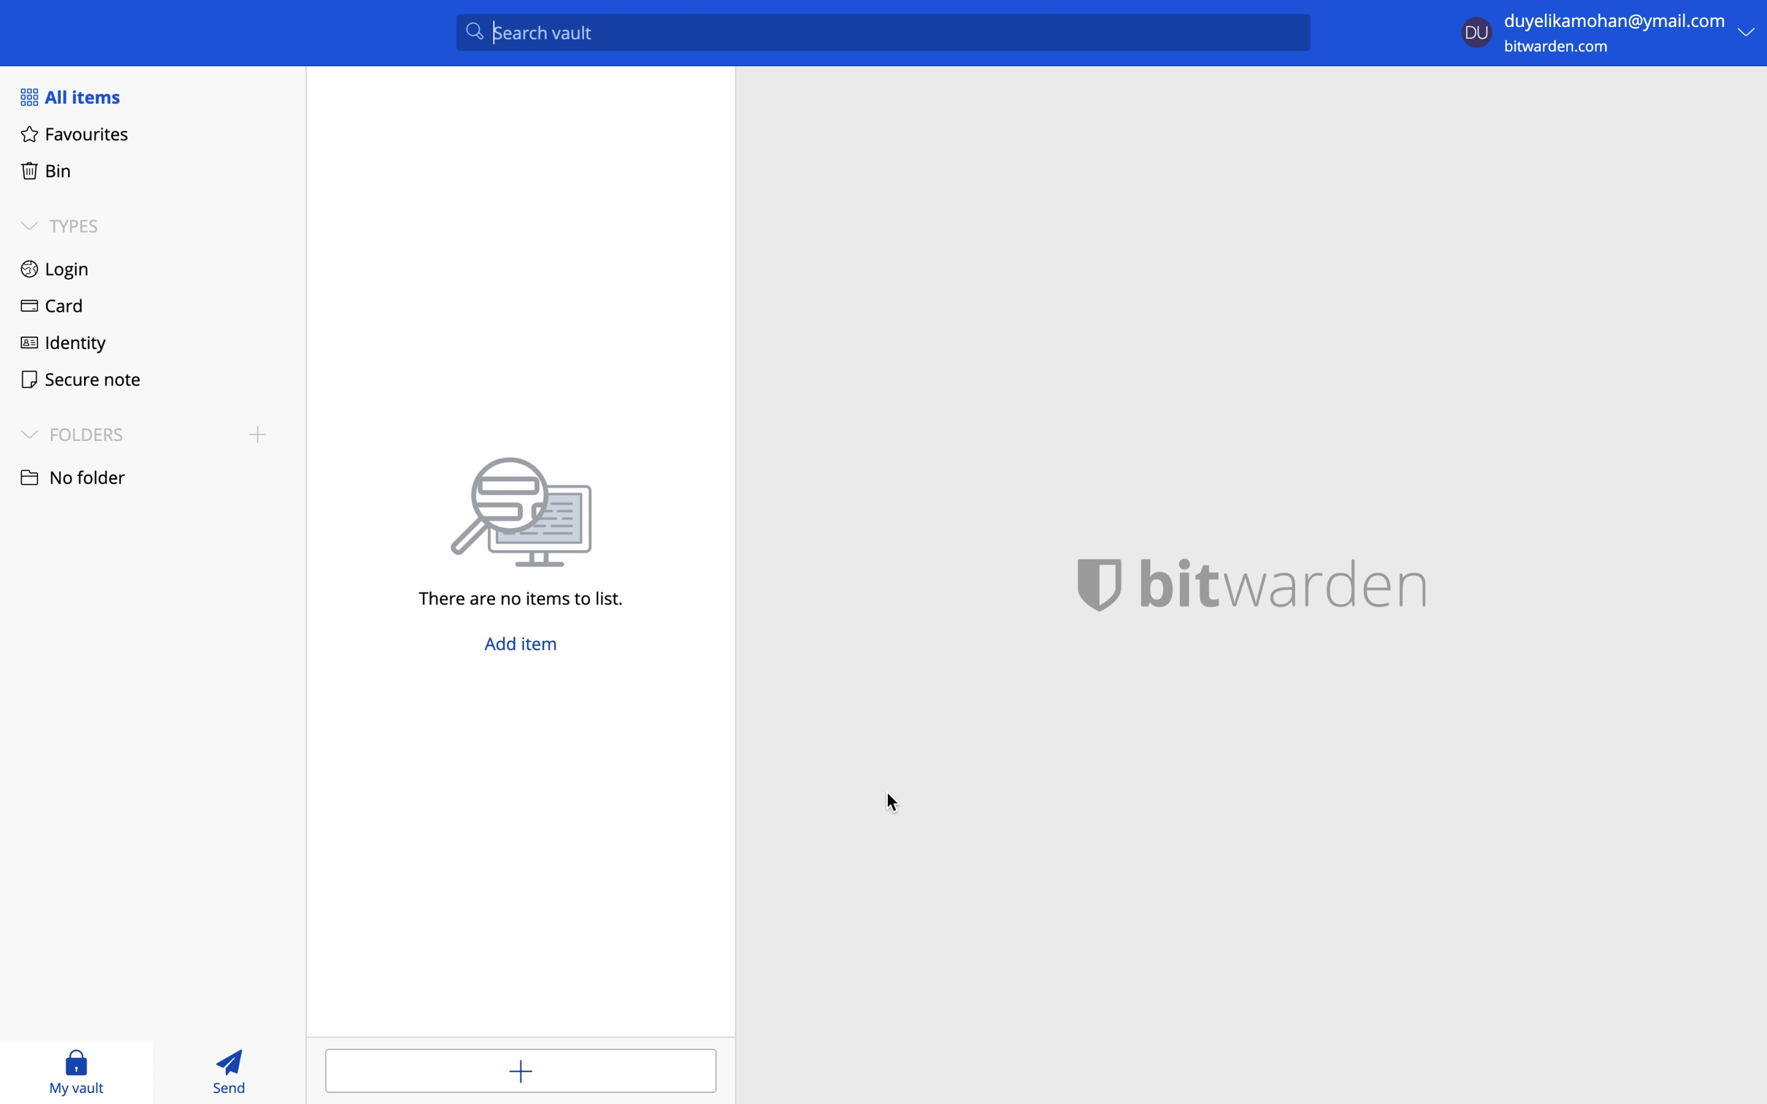 The height and width of the screenshot is (1104, 1767). I want to click on bin, so click(56, 177).